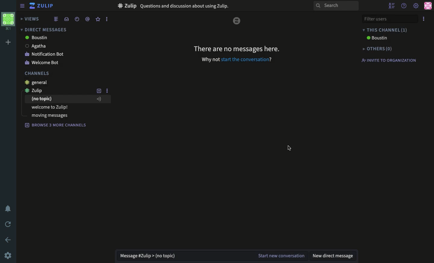 This screenshot has width=434, height=263. What do you see at coordinates (56, 19) in the screenshot?
I see `combined feed` at bounding box center [56, 19].